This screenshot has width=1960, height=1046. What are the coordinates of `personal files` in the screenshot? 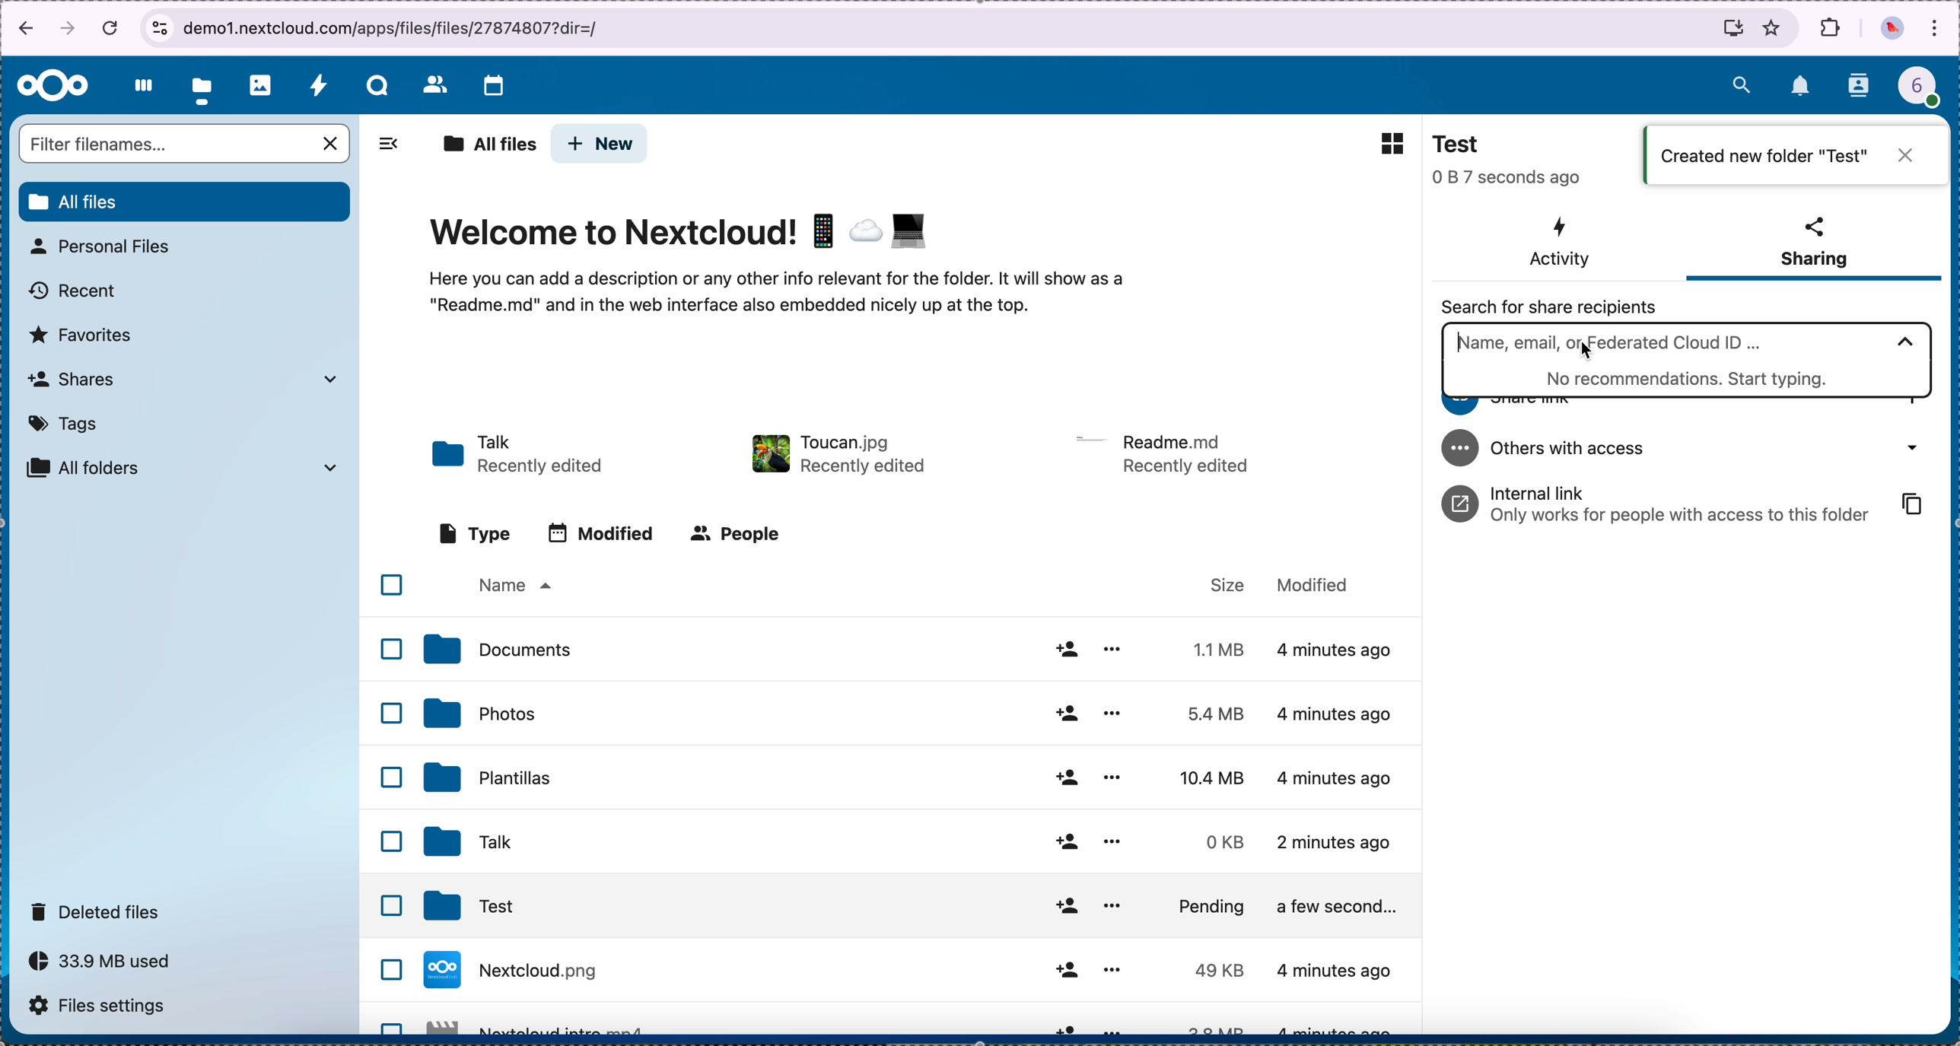 It's located at (105, 246).